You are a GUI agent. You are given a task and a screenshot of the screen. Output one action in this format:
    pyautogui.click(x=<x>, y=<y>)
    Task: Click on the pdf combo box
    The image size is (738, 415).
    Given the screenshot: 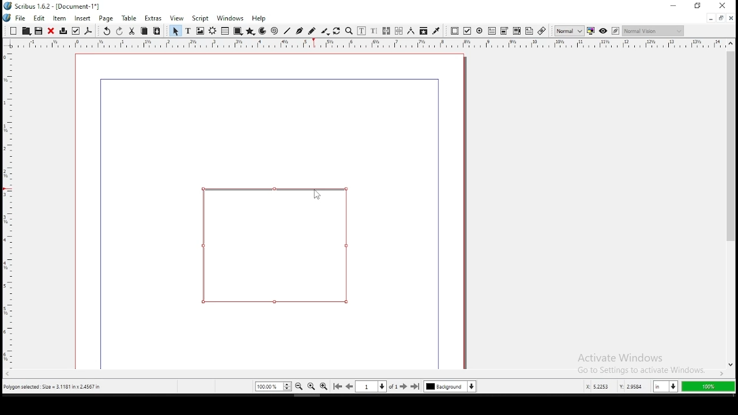 What is the action you would take?
    pyautogui.click(x=517, y=31)
    